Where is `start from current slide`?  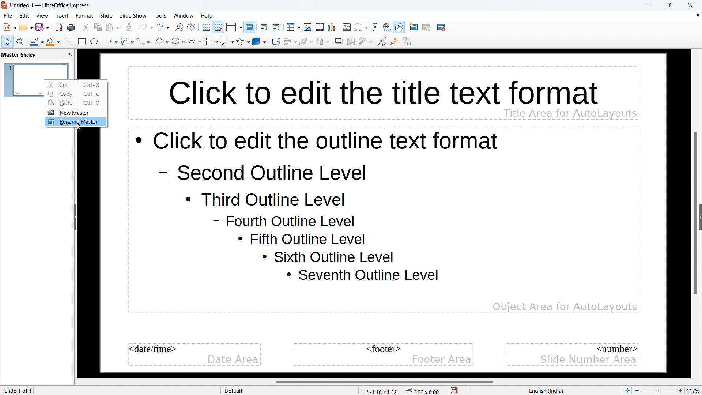
start from current slide is located at coordinates (277, 27).